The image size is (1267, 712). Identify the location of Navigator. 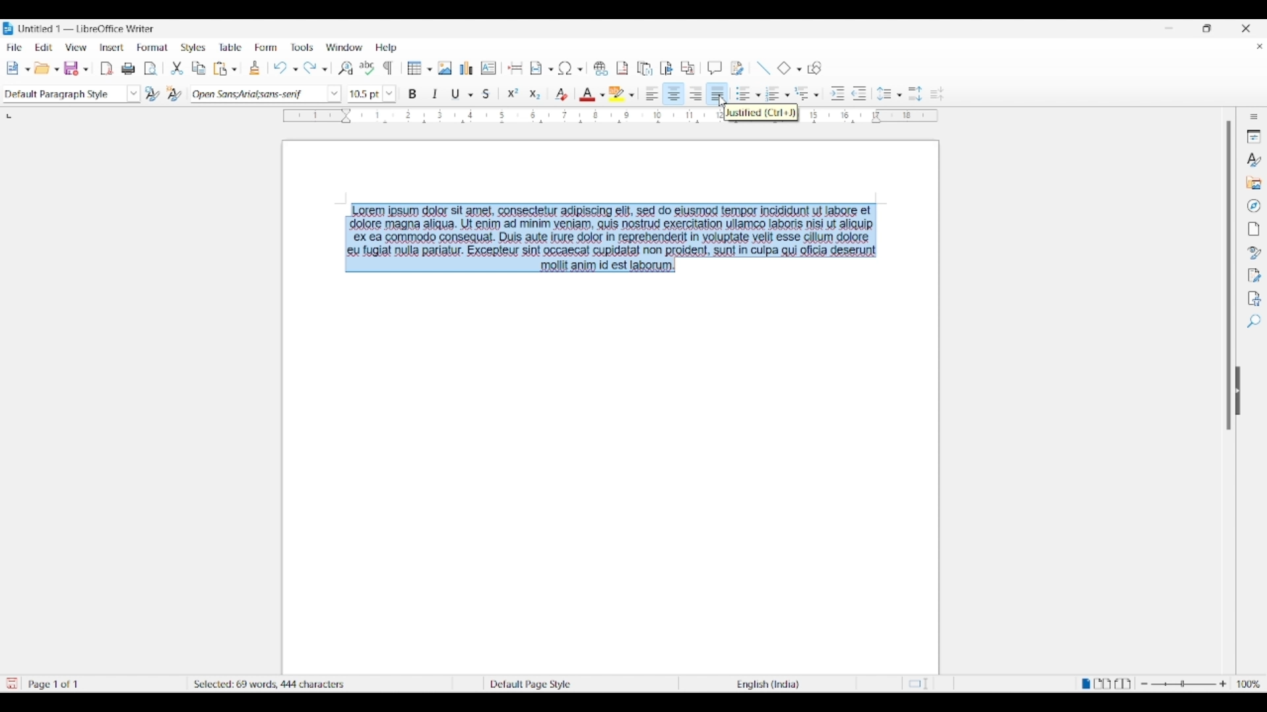
(1254, 206).